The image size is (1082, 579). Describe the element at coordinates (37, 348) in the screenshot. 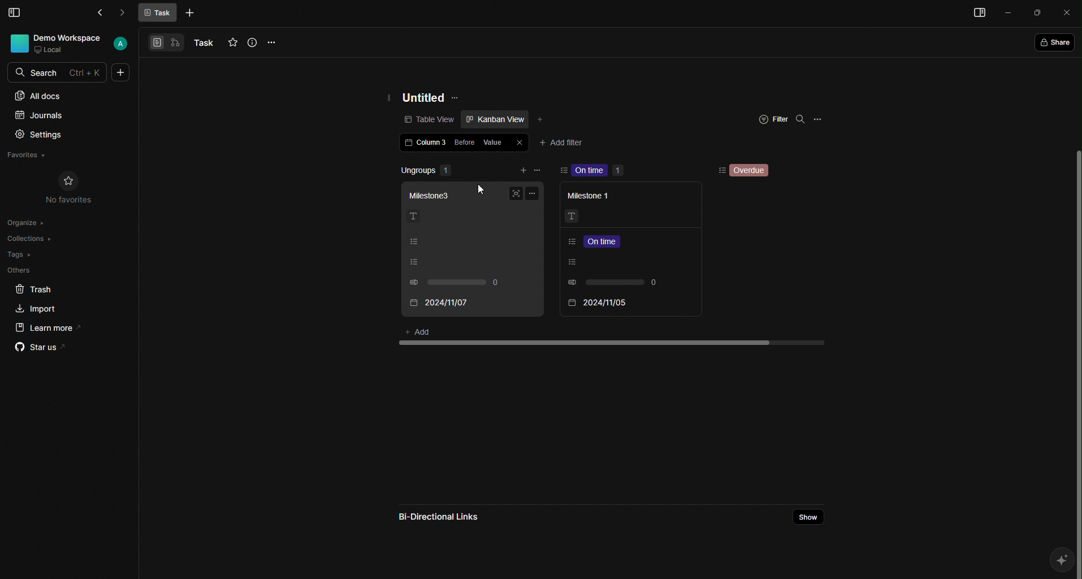

I see `Star us` at that location.